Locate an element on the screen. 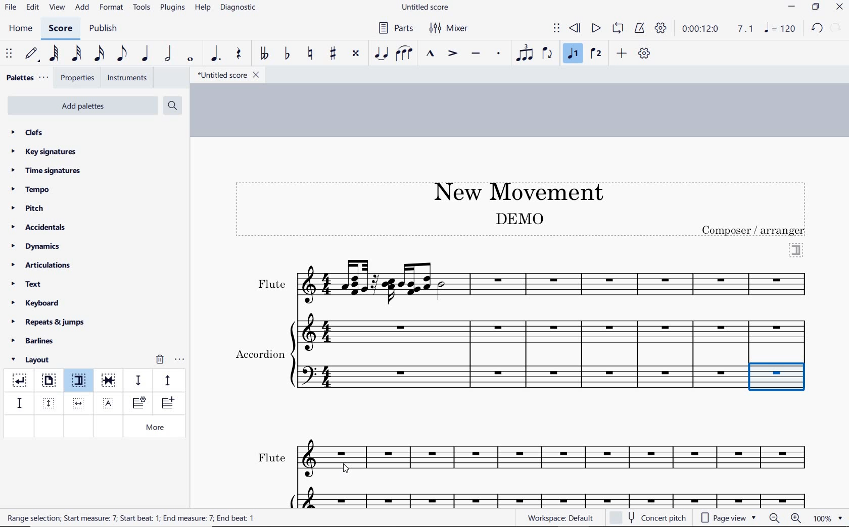 This screenshot has width=849, height=527. rest is located at coordinates (239, 55).